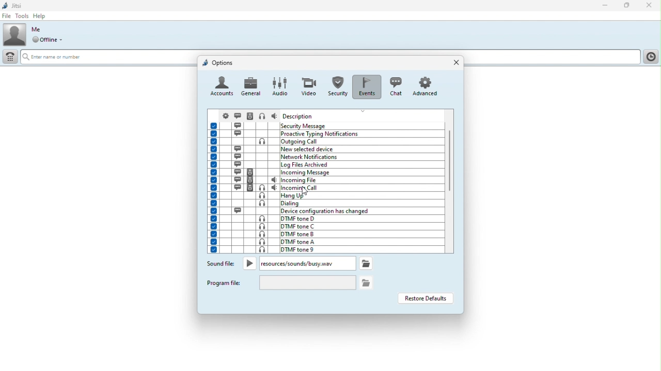 The height and width of the screenshot is (371, 661). I want to click on DTMF tone B, so click(323, 234).